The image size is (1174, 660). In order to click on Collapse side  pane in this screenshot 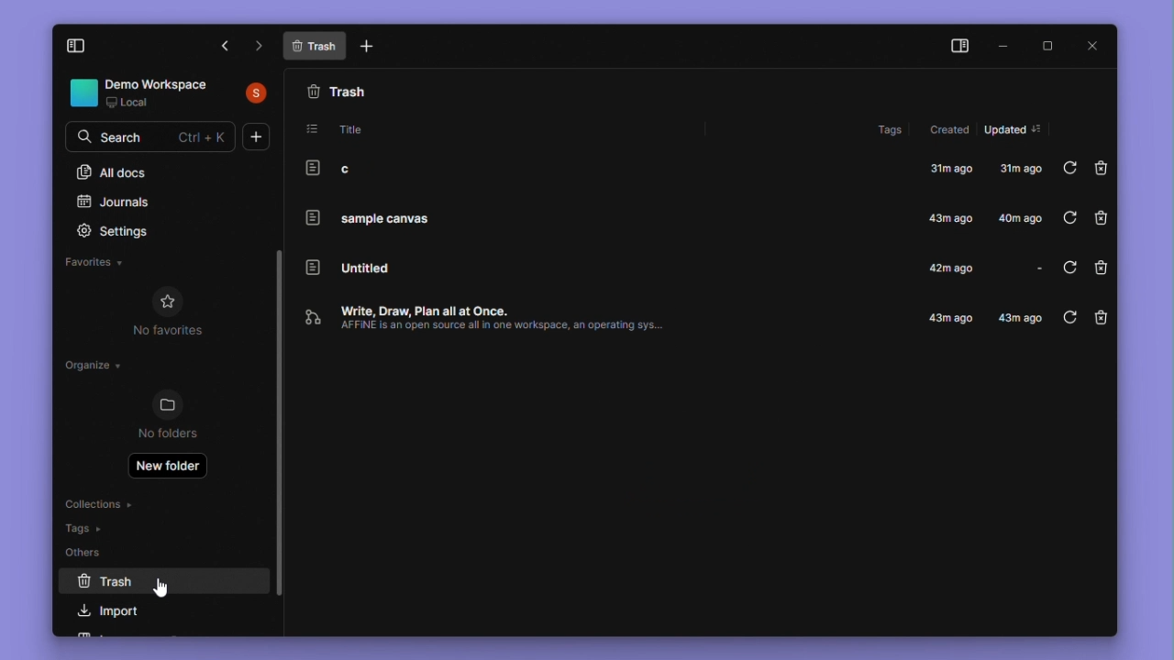, I will do `click(75, 48)`.